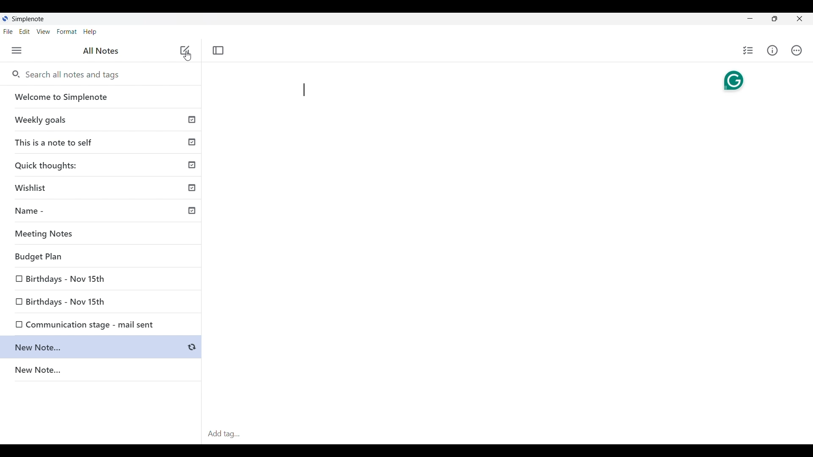 The width and height of the screenshot is (813, 457). What do you see at coordinates (102, 142) in the screenshot?
I see `This is a note to self` at bounding box center [102, 142].